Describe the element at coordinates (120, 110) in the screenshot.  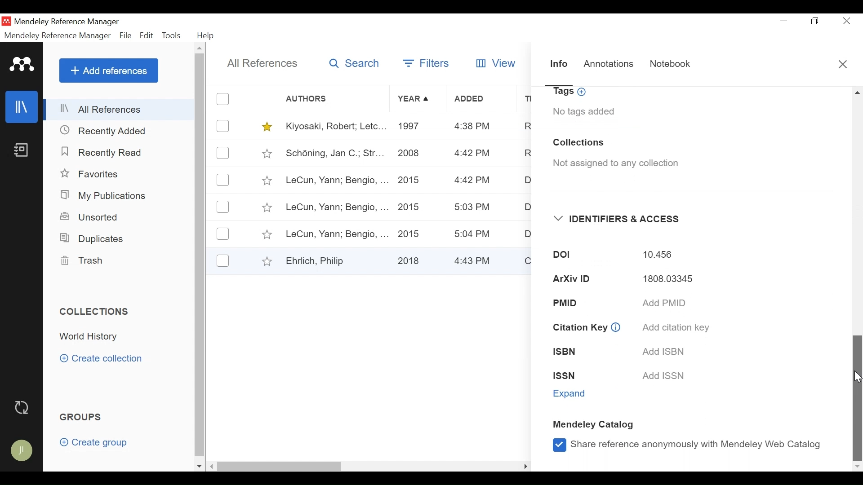
I see `All References` at that location.